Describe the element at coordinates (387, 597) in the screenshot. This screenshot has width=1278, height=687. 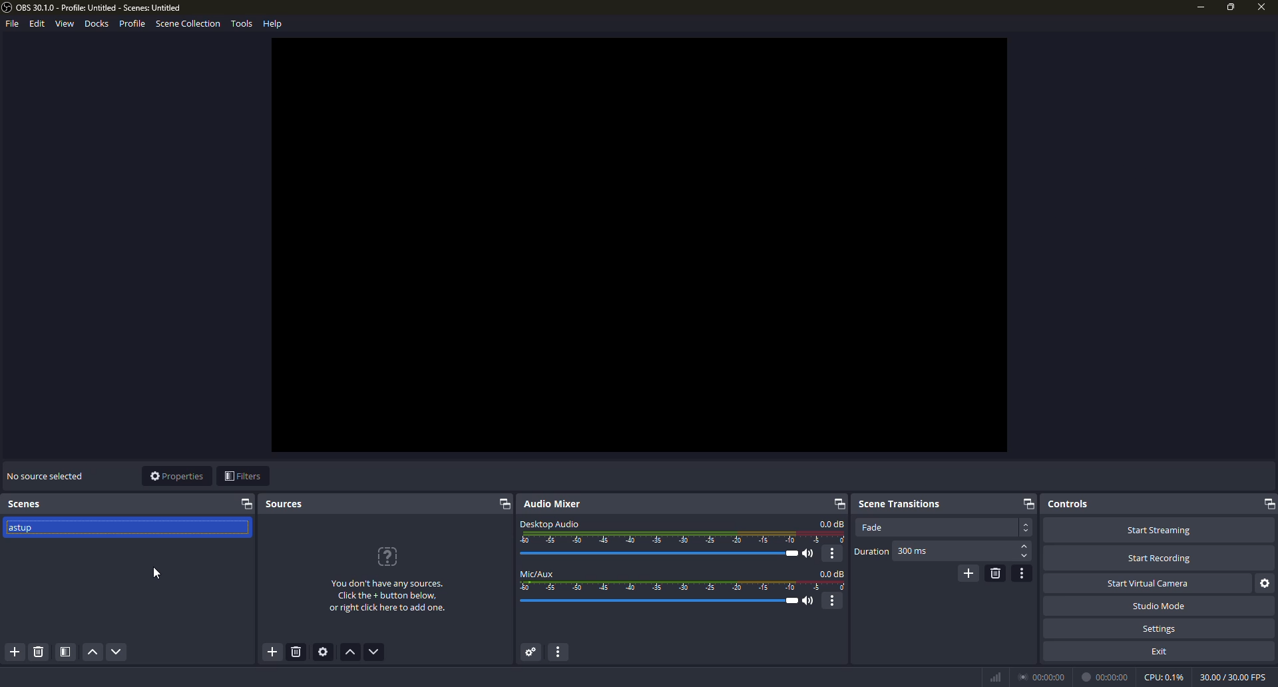
I see `info` at that location.